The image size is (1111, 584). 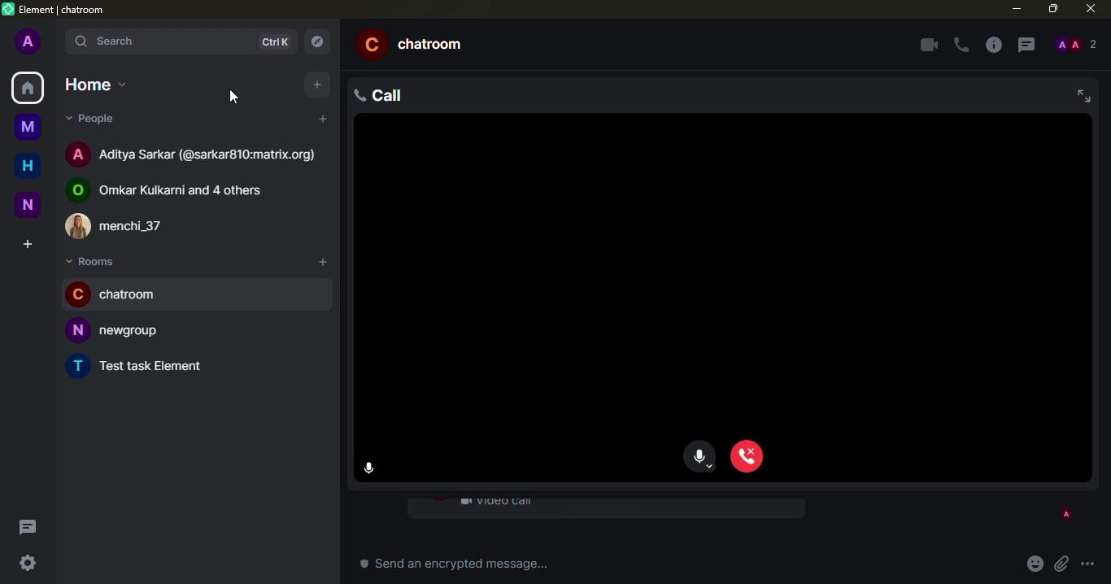 I want to click on info, so click(x=994, y=46).